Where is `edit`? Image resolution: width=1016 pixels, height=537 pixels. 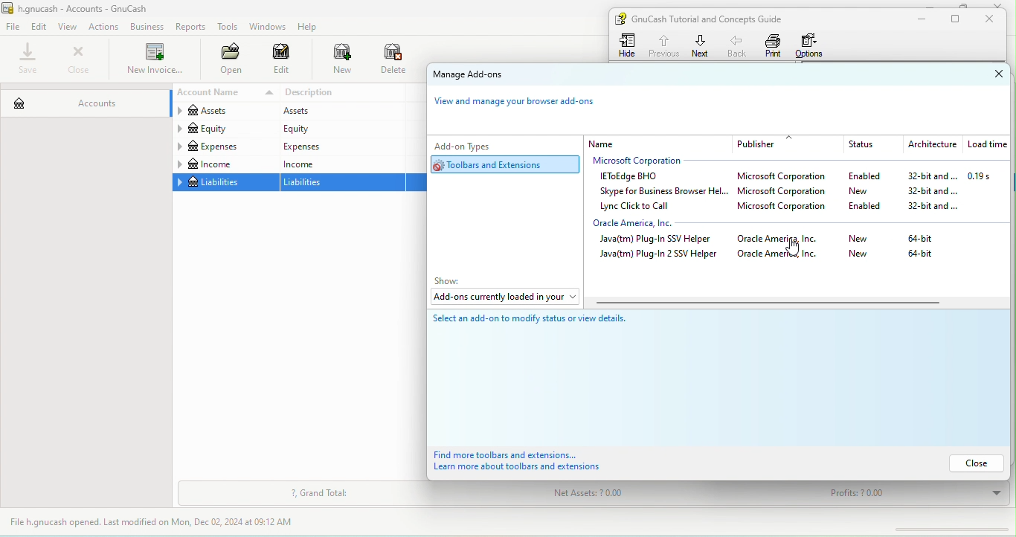 edit is located at coordinates (282, 61).